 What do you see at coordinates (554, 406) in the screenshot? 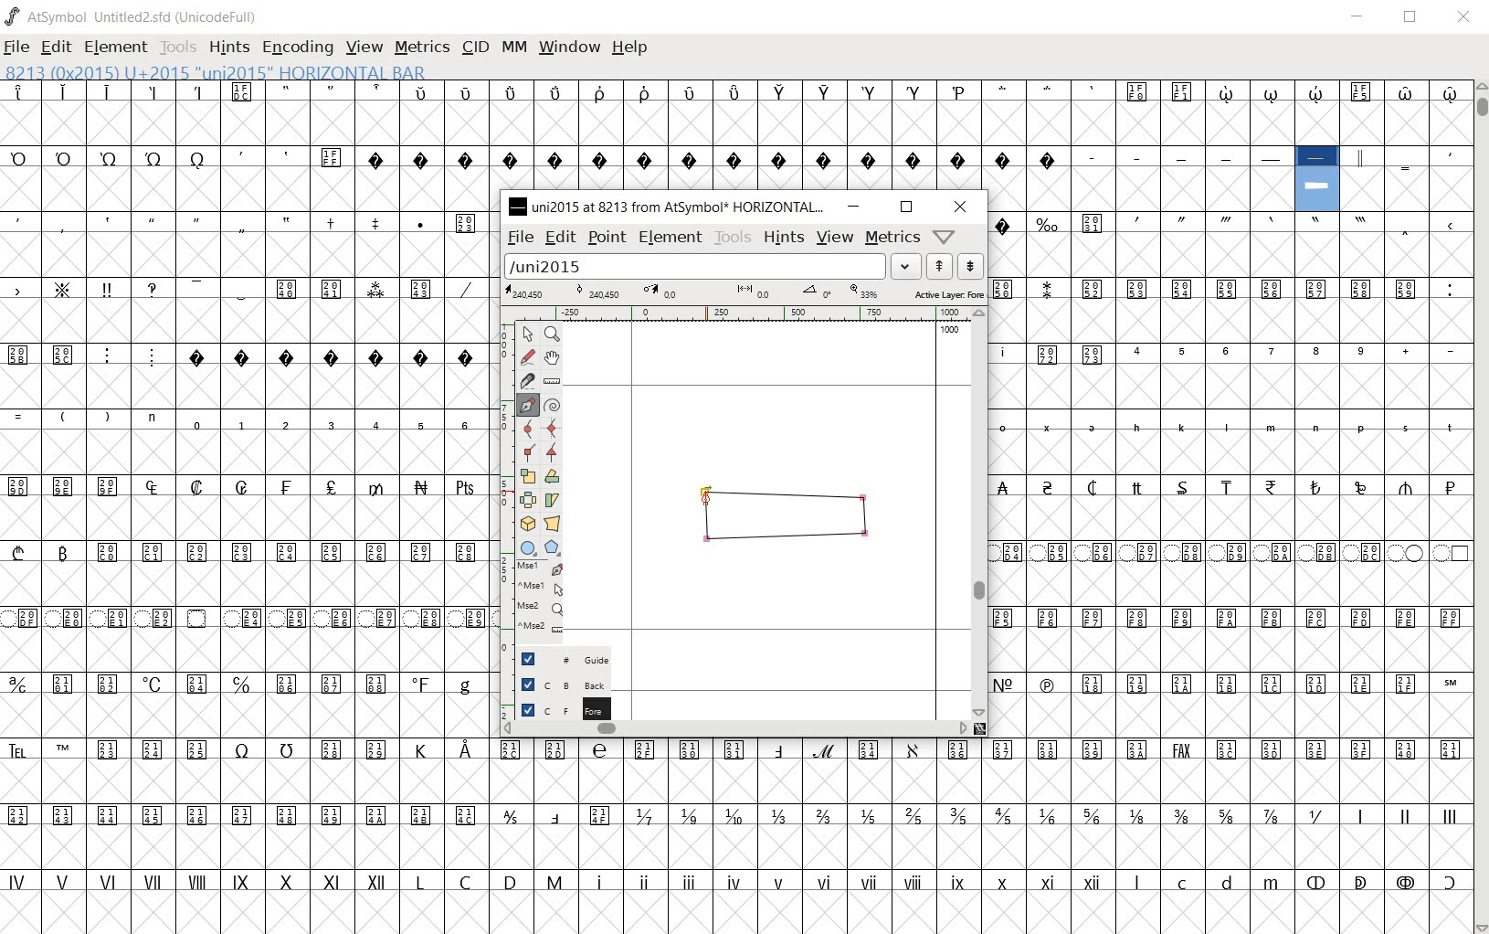
I see `change whether spiro is active or not` at bounding box center [554, 406].